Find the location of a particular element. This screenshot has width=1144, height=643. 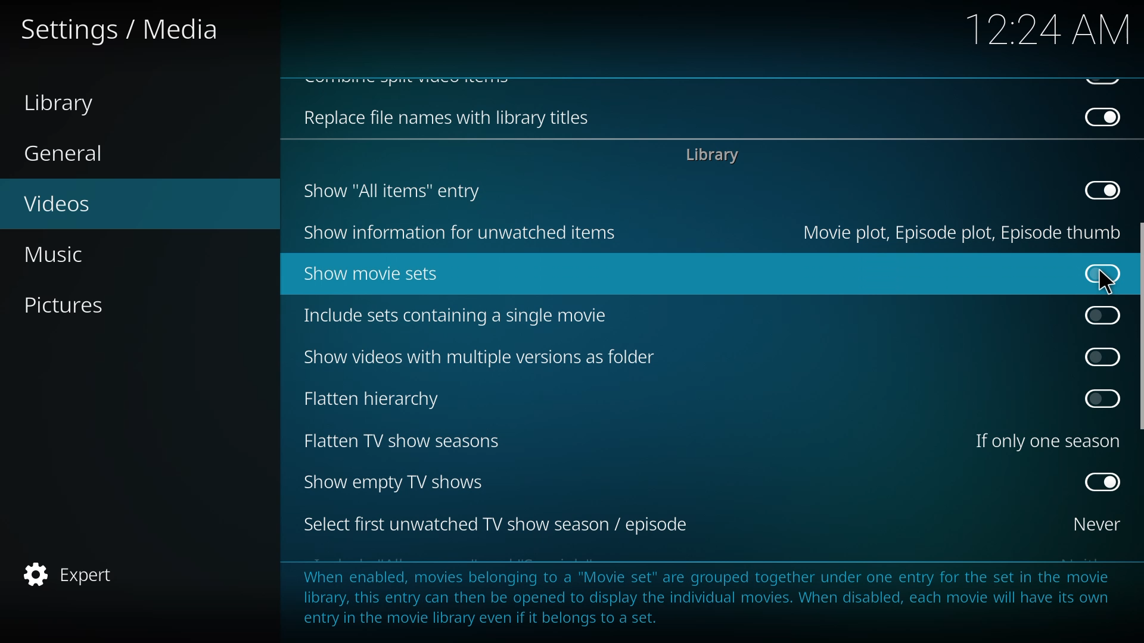

show all items is located at coordinates (390, 190).